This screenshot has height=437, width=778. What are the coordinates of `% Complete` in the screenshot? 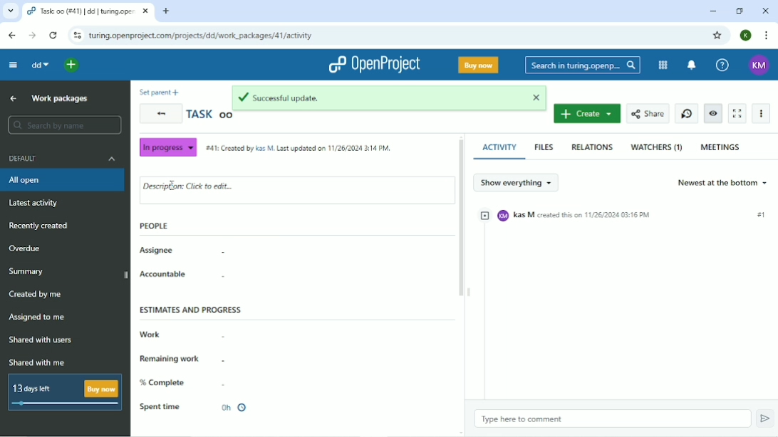 It's located at (163, 383).